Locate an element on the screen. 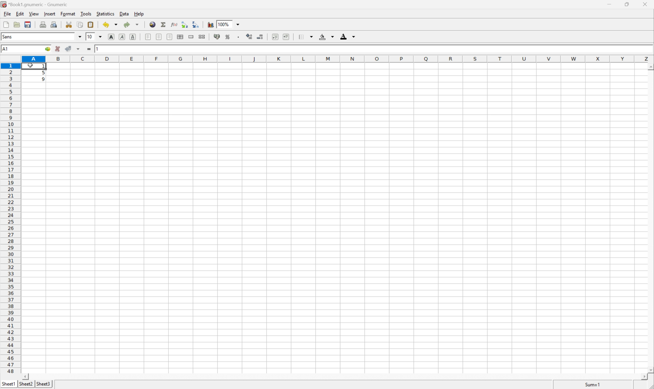  sheet2 is located at coordinates (26, 385).